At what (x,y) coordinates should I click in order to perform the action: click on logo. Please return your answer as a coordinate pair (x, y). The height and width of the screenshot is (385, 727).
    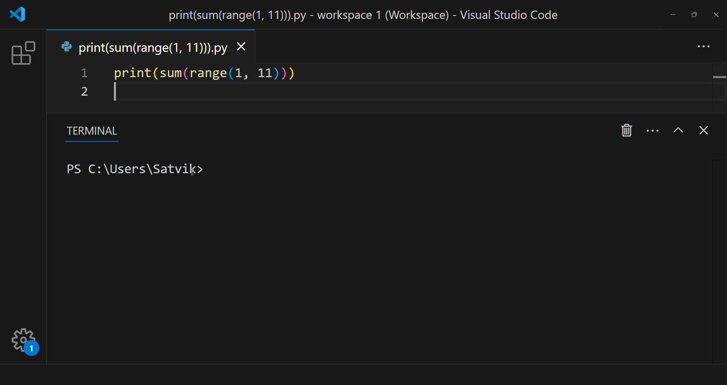
    Looking at the image, I should click on (20, 14).